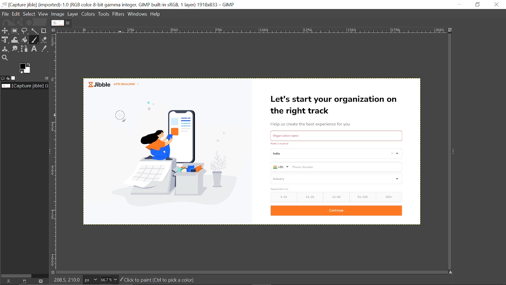  Describe the element at coordinates (35, 49) in the screenshot. I see `text tool ` at that location.